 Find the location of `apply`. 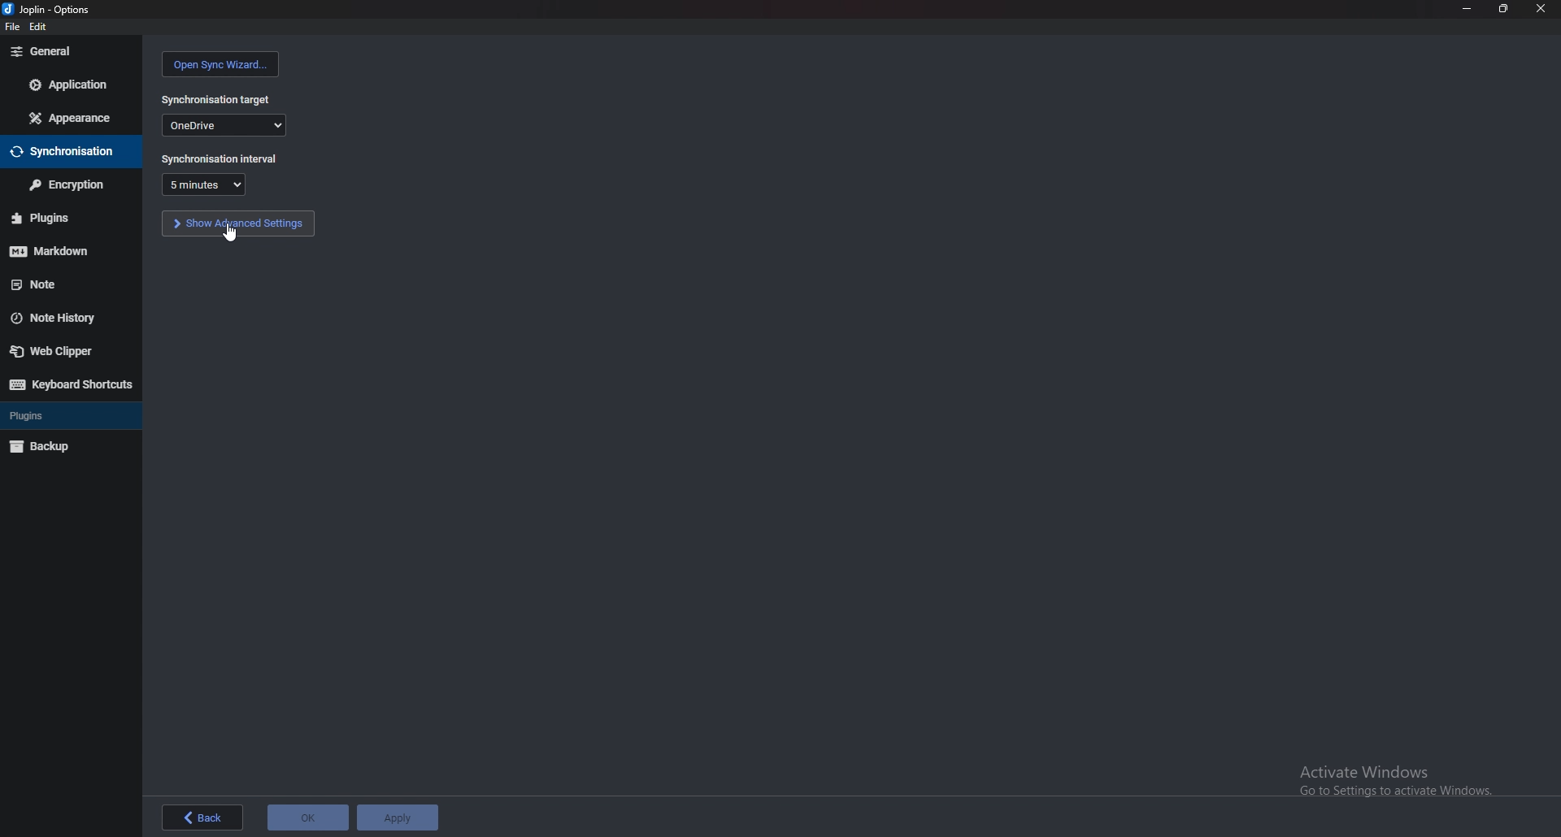

apply is located at coordinates (394, 817).